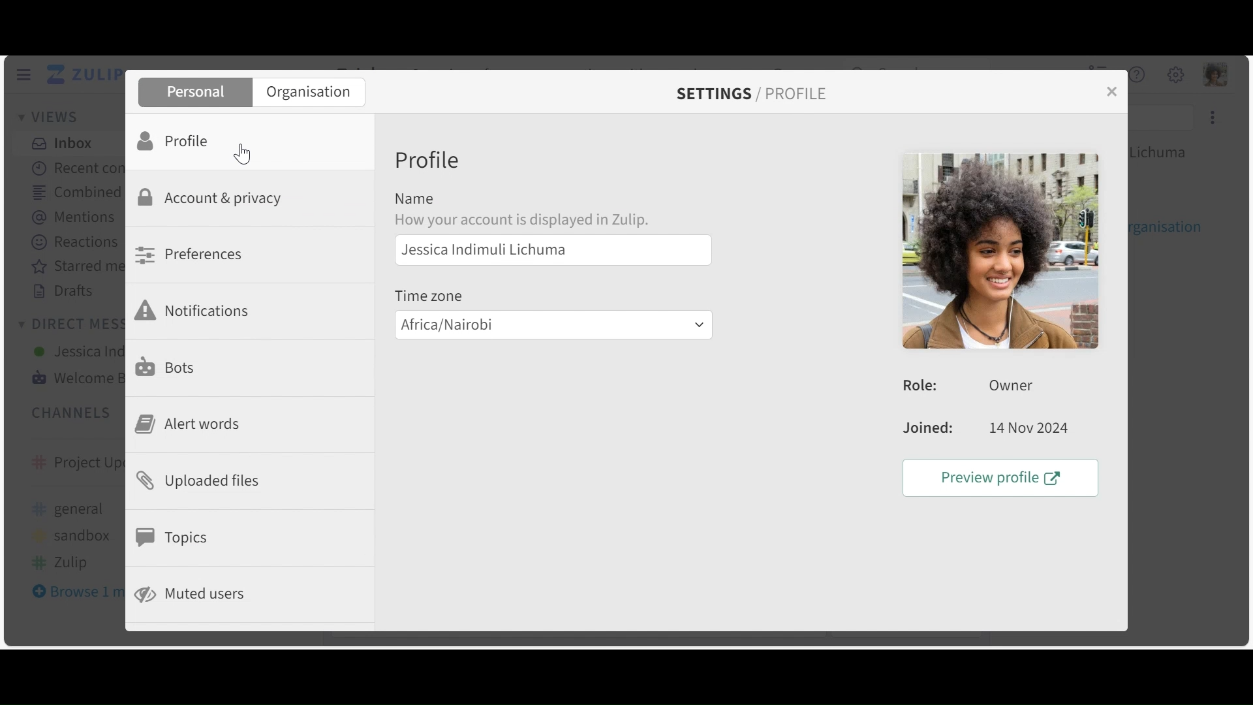 This screenshot has width=1253, height=705. What do you see at coordinates (988, 386) in the screenshot?
I see `Role` at bounding box center [988, 386].